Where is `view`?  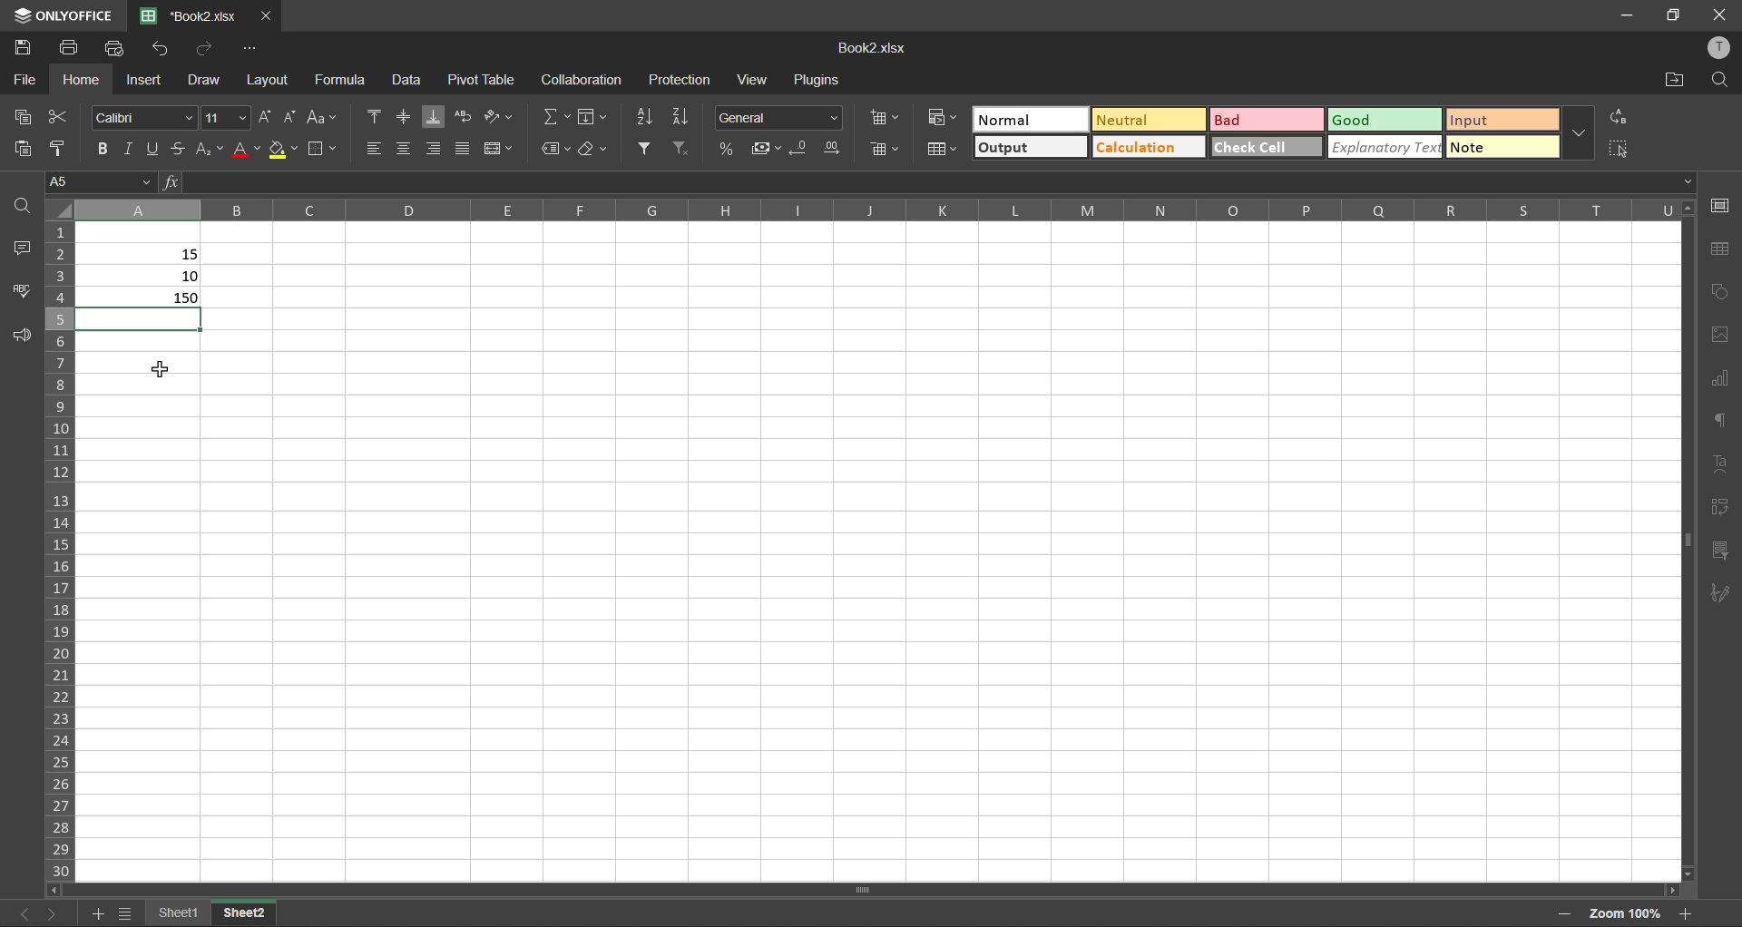
view is located at coordinates (750, 82).